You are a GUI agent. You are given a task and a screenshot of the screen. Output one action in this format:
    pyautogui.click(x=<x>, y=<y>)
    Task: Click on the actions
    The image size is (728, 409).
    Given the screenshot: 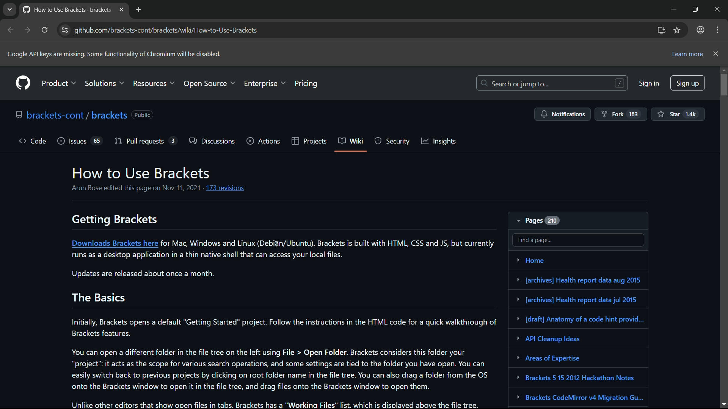 What is the action you would take?
    pyautogui.click(x=263, y=141)
    